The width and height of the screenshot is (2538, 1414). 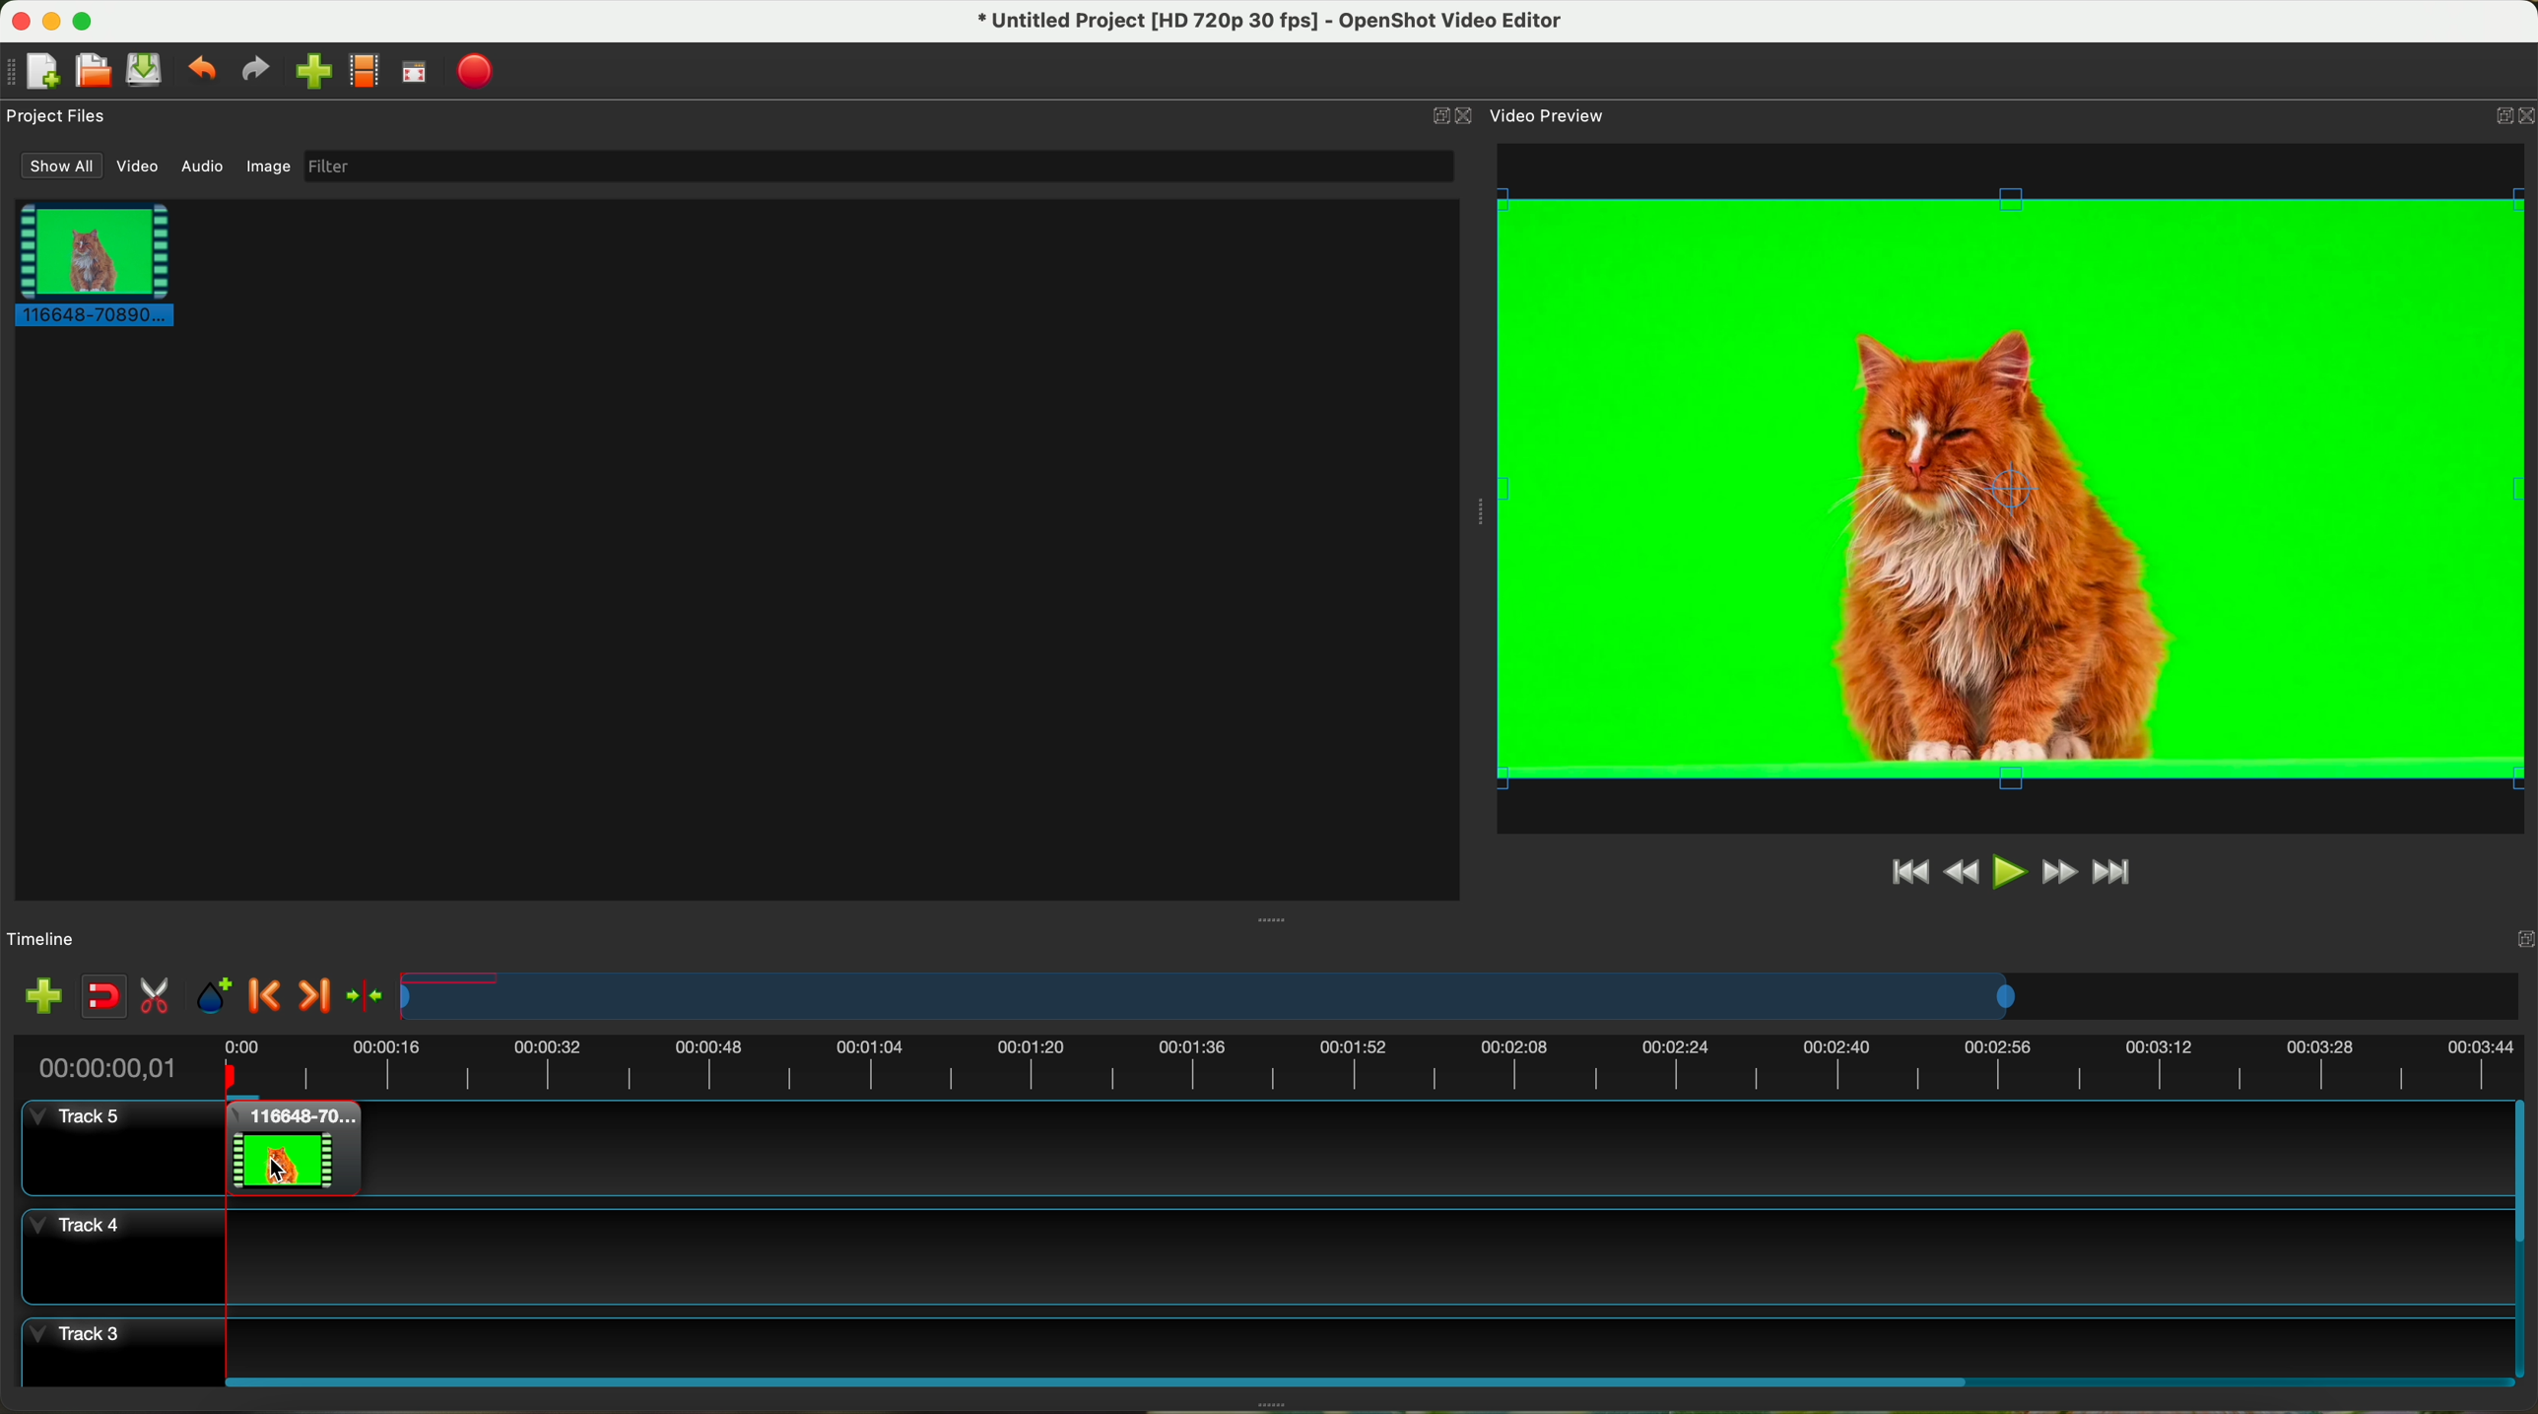 What do you see at coordinates (1366, 1380) in the screenshot?
I see `scroll bar` at bounding box center [1366, 1380].